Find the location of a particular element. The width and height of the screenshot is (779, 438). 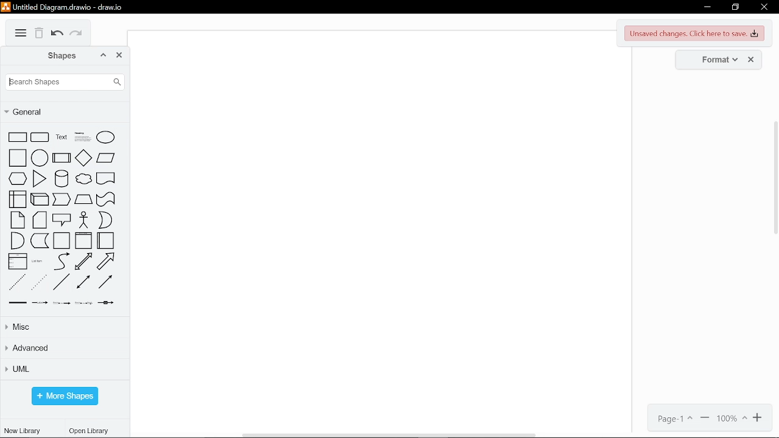

new library is located at coordinates (22, 430).